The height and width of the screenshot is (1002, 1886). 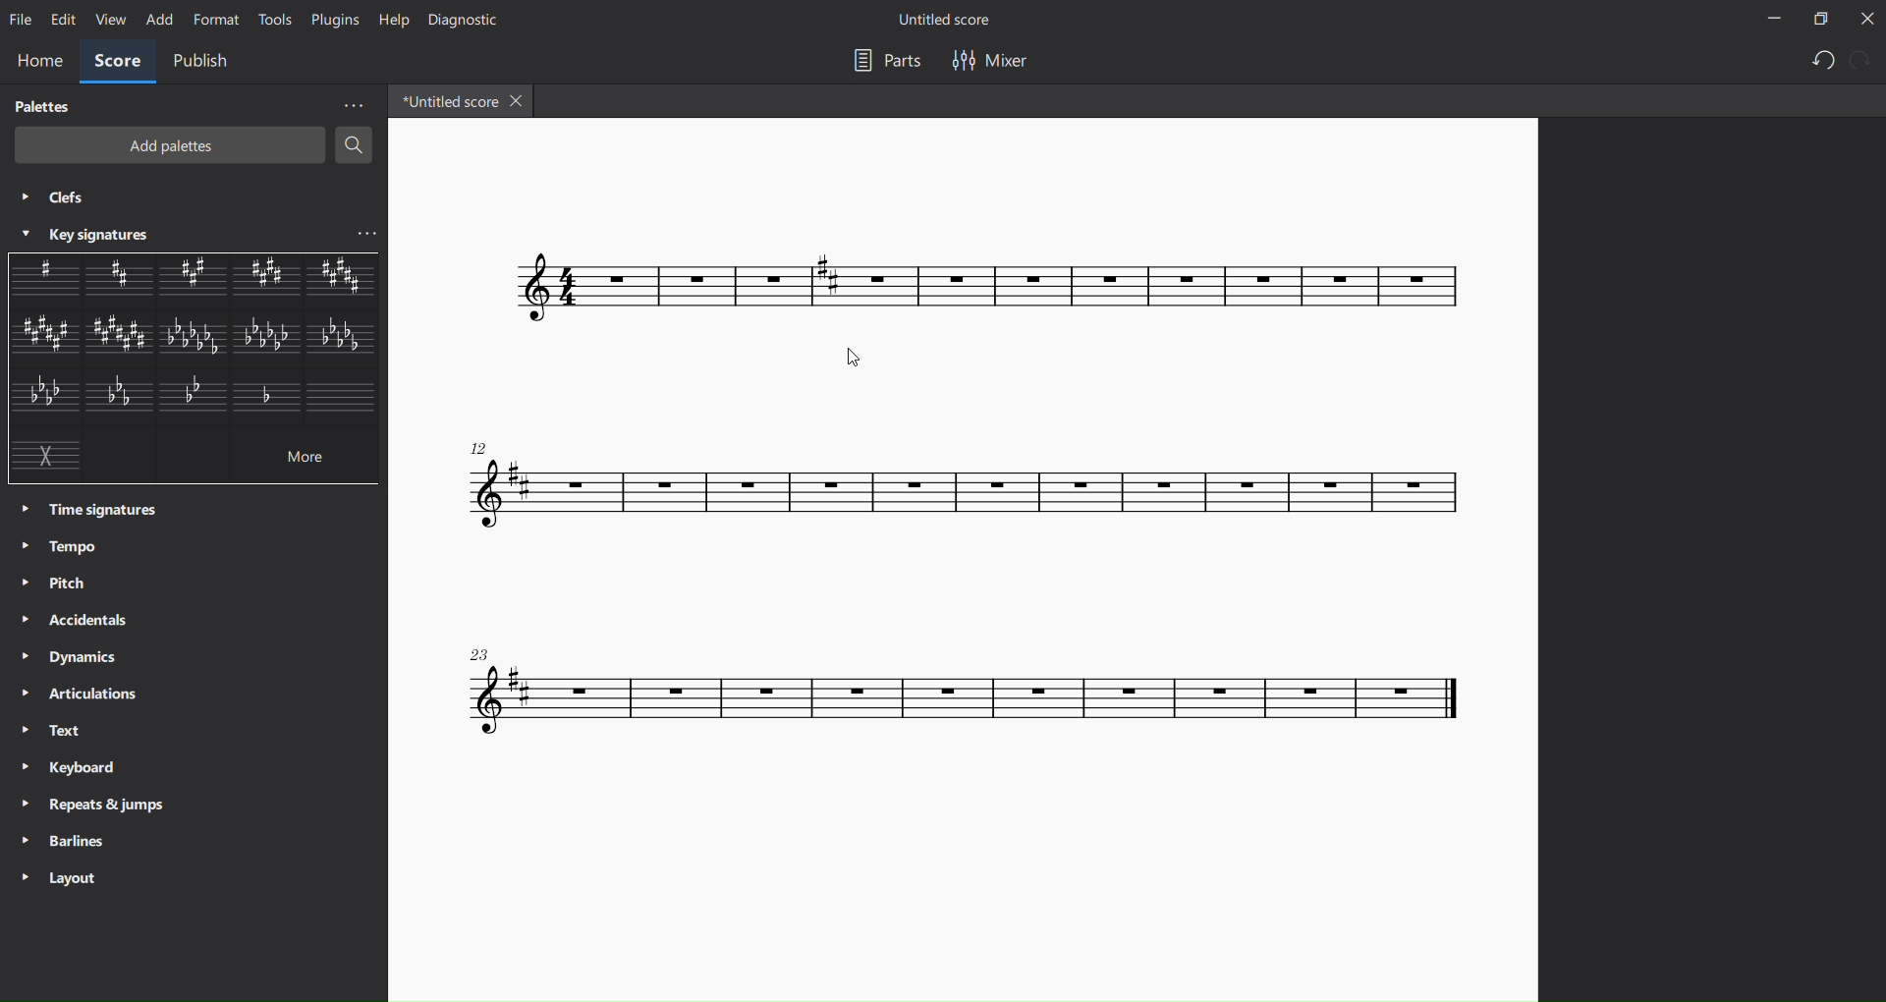 I want to click on keyboard, so click(x=78, y=767).